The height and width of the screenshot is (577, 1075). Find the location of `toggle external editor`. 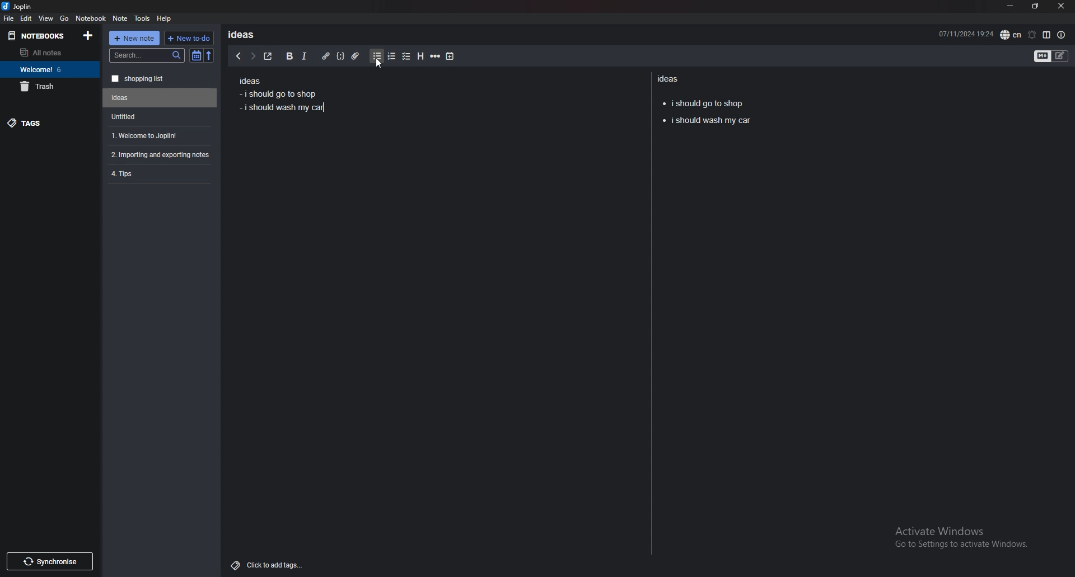

toggle external editor is located at coordinates (268, 56).